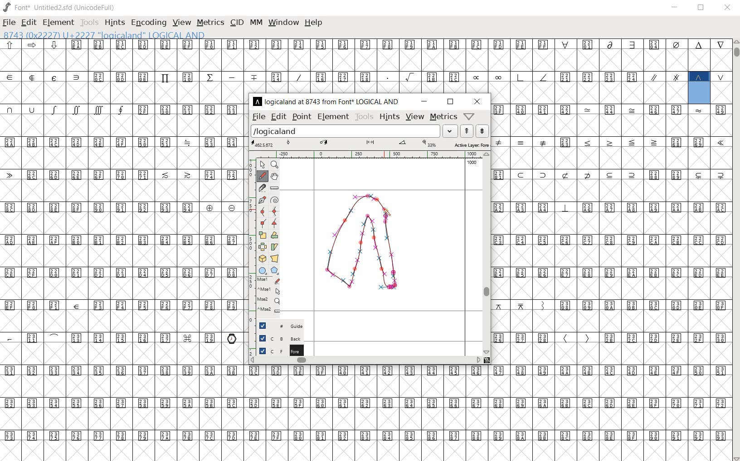  I want to click on load word list, so click(354, 130).